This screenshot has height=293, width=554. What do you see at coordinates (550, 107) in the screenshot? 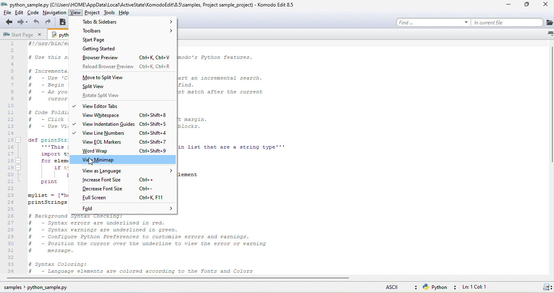
I see `vertical scroll bar` at bounding box center [550, 107].